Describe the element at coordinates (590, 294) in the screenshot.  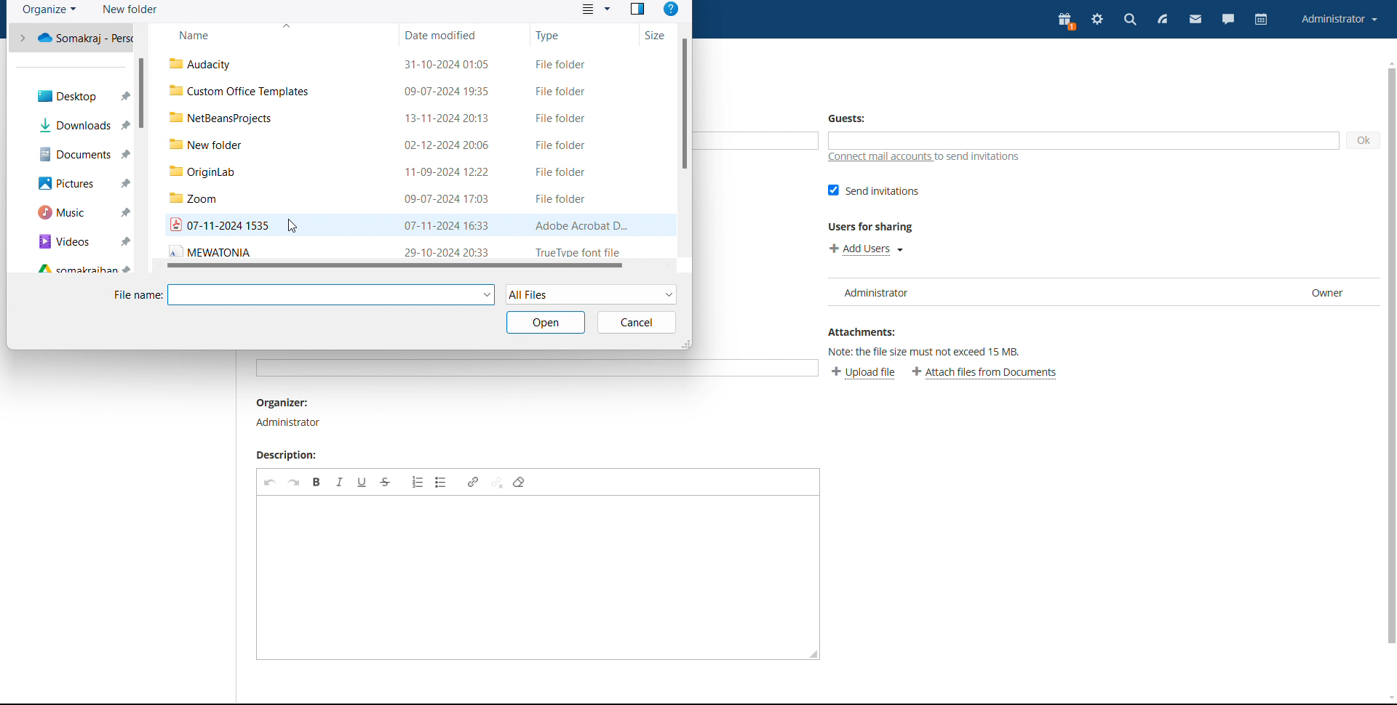
I see `select file type` at that location.